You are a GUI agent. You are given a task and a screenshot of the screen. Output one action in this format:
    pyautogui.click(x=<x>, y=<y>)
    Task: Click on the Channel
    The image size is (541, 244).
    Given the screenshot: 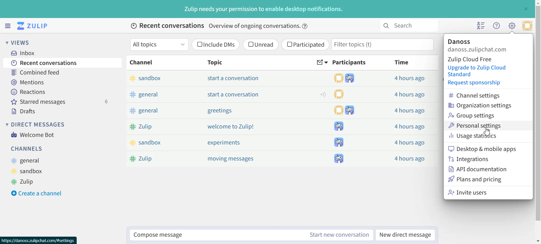 What is the action you would take?
    pyautogui.click(x=143, y=62)
    